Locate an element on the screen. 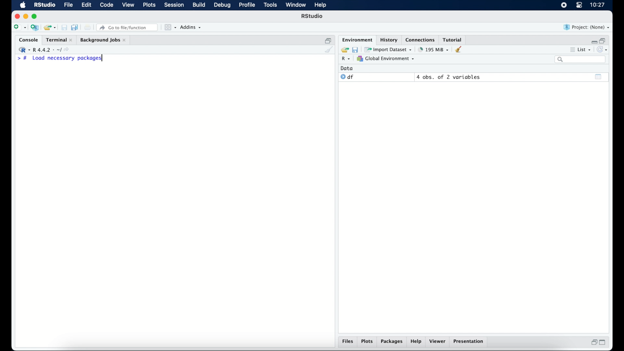  R 4.4.2 is located at coordinates (45, 50).